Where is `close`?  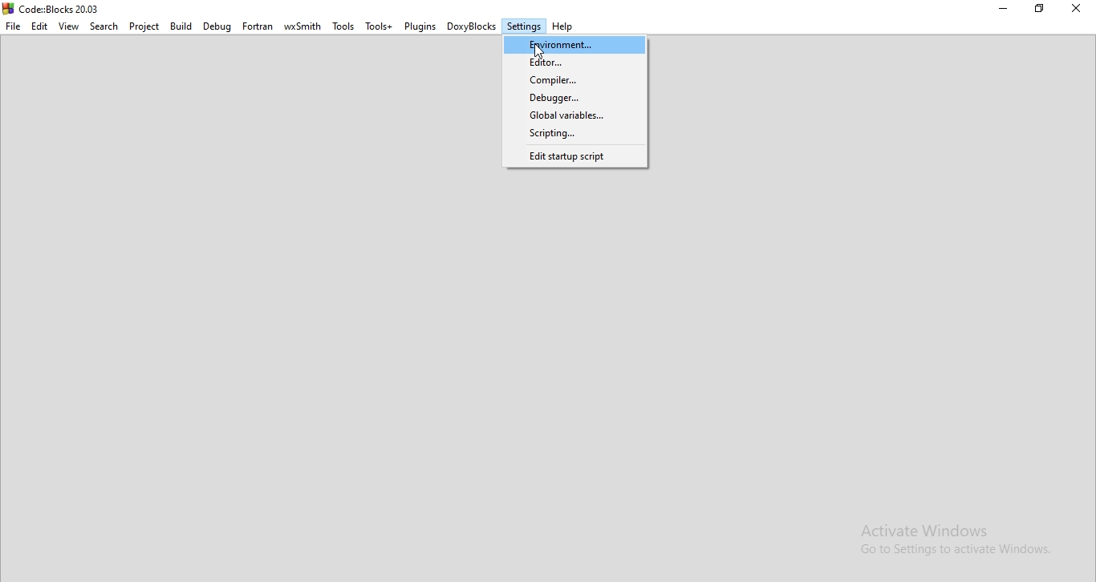 close is located at coordinates (1080, 12).